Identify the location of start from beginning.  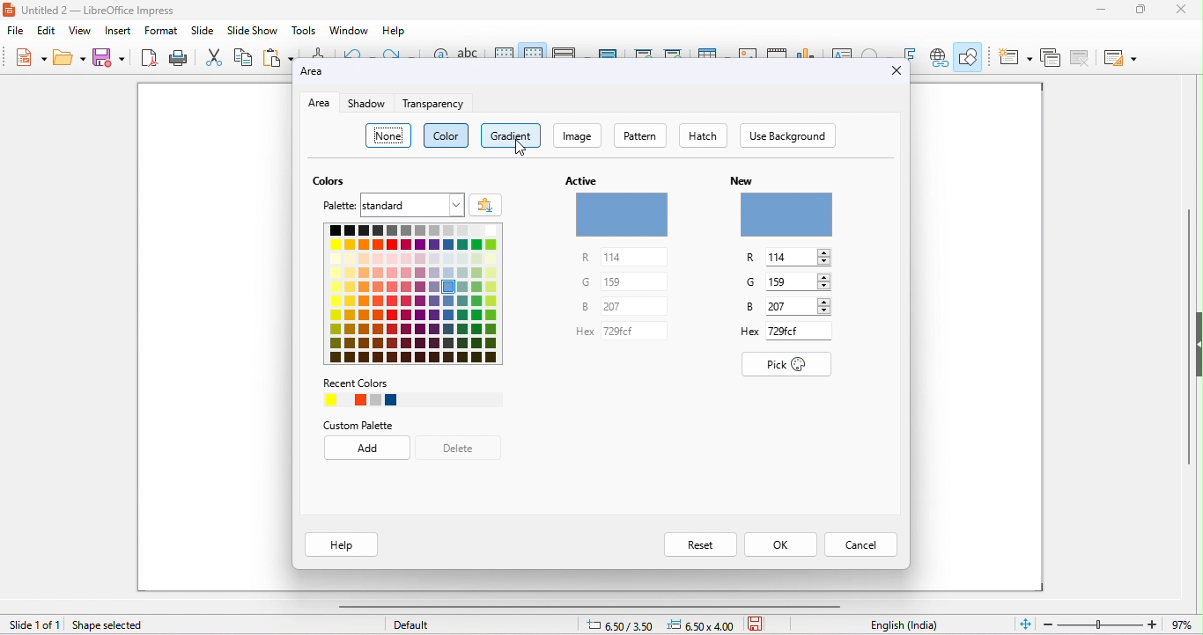
(642, 51).